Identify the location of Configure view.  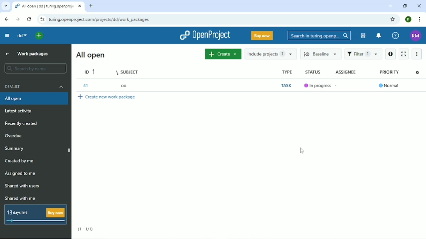
(417, 72).